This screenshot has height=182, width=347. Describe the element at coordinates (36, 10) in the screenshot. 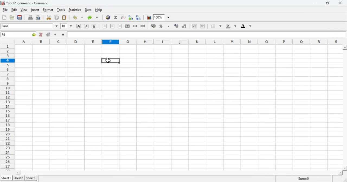

I see `Insert` at that location.